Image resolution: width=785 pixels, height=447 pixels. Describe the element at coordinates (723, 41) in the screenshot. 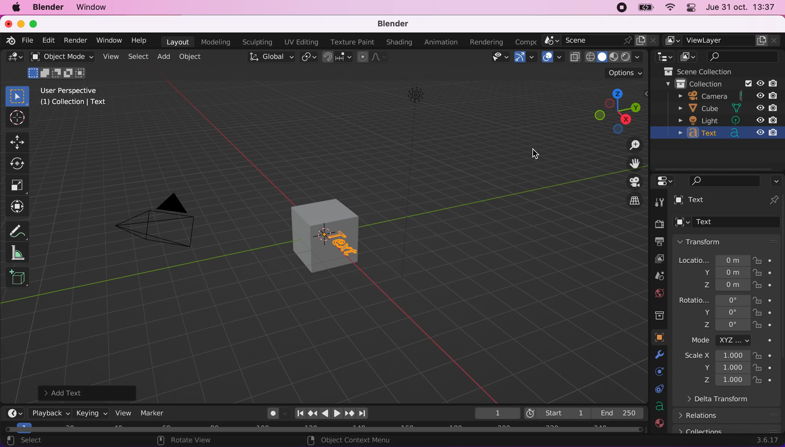

I see `viewlayer` at that location.